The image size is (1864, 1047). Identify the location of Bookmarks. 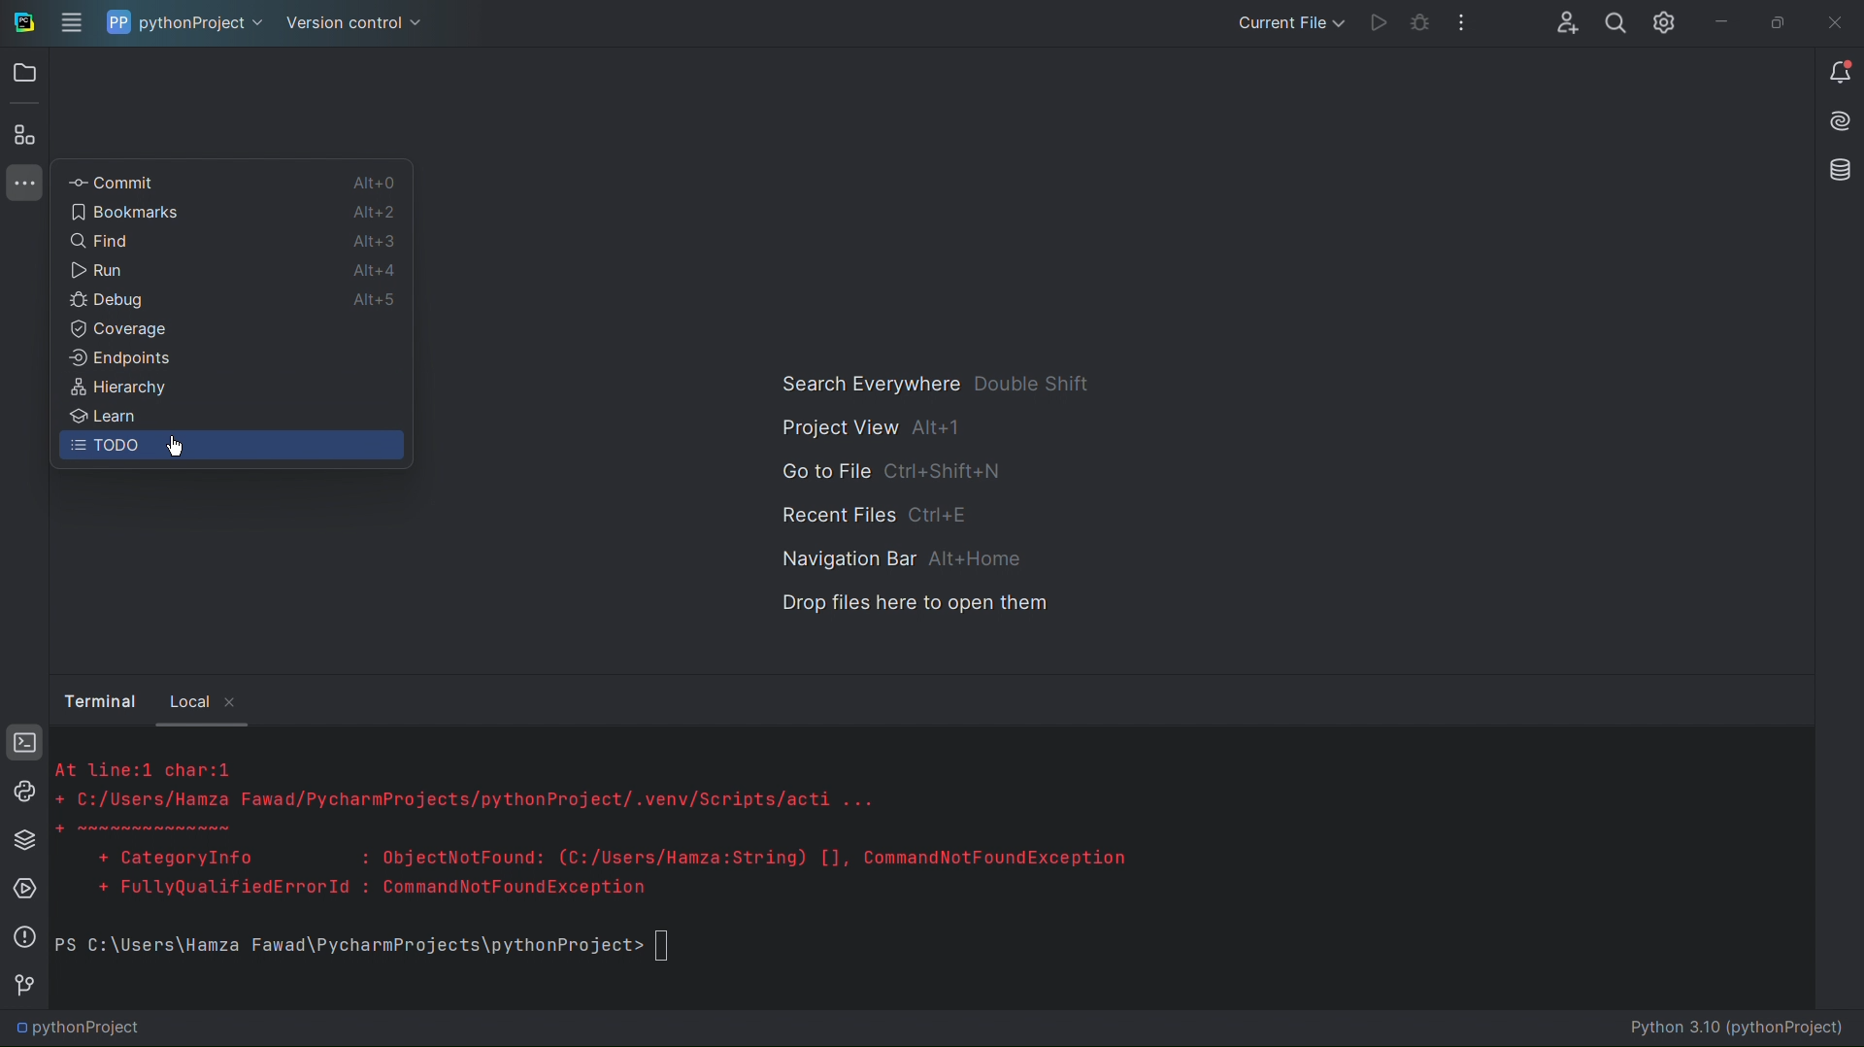
(136, 209).